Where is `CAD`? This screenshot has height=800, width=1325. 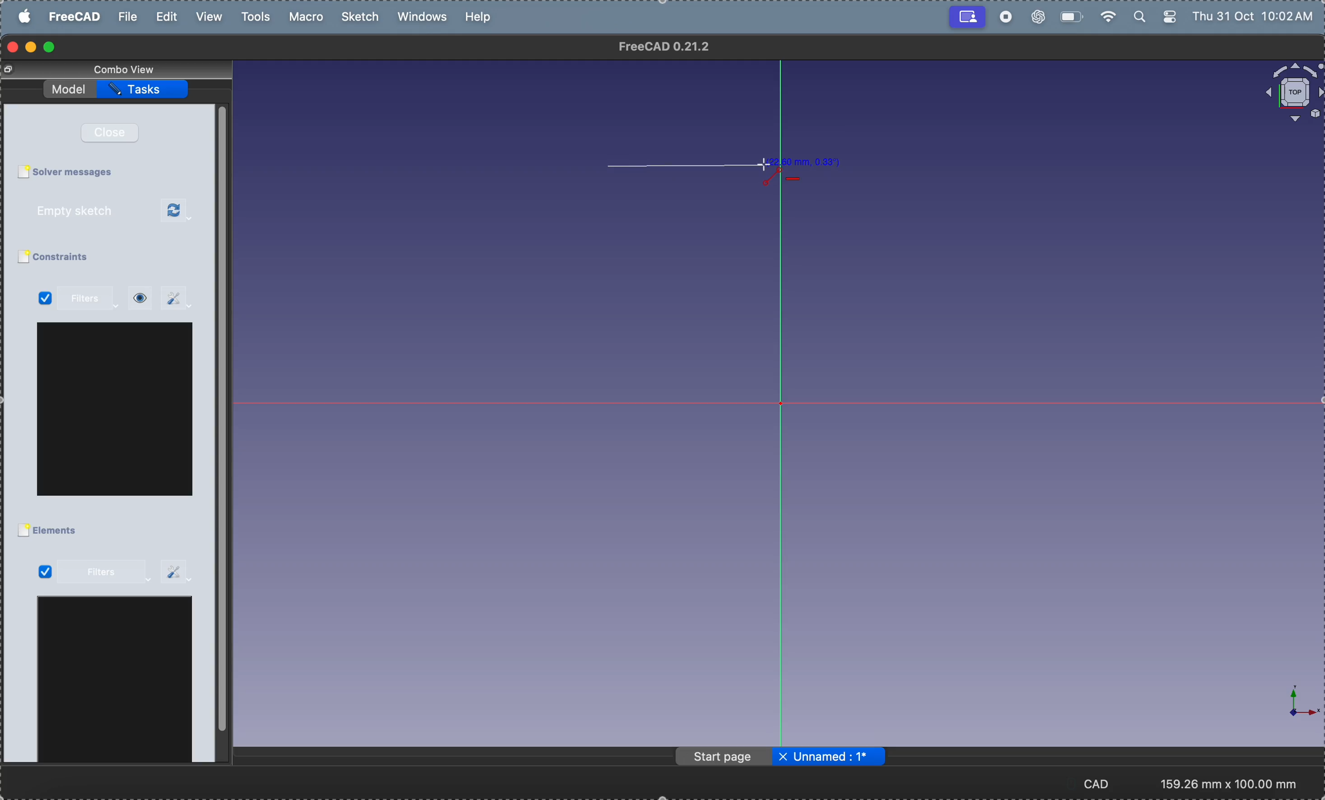 CAD is located at coordinates (1103, 783).